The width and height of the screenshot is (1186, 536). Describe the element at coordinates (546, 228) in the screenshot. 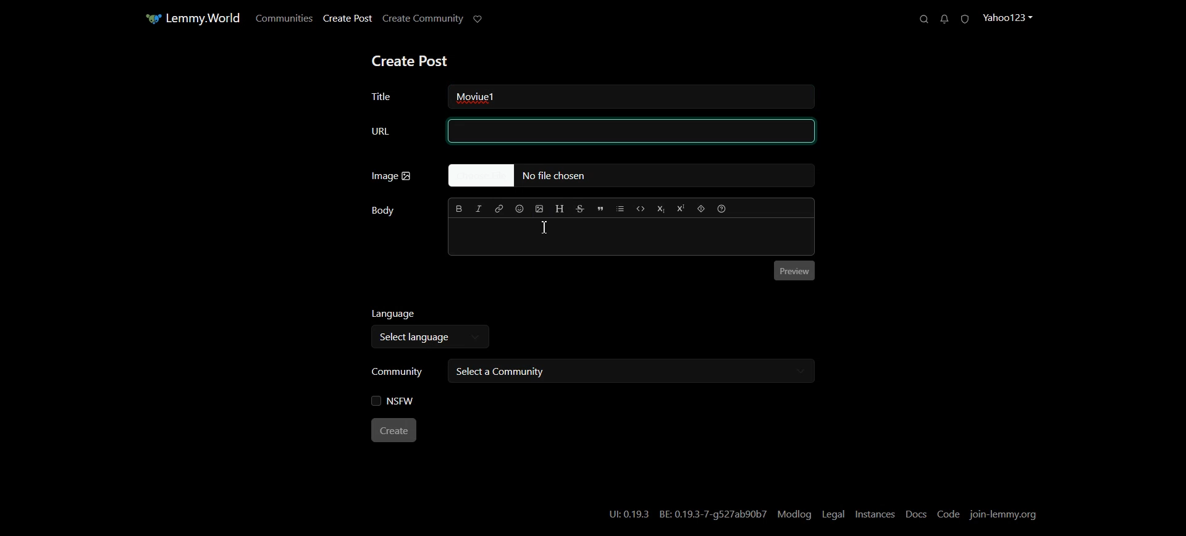

I see `Text Cursor` at that location.